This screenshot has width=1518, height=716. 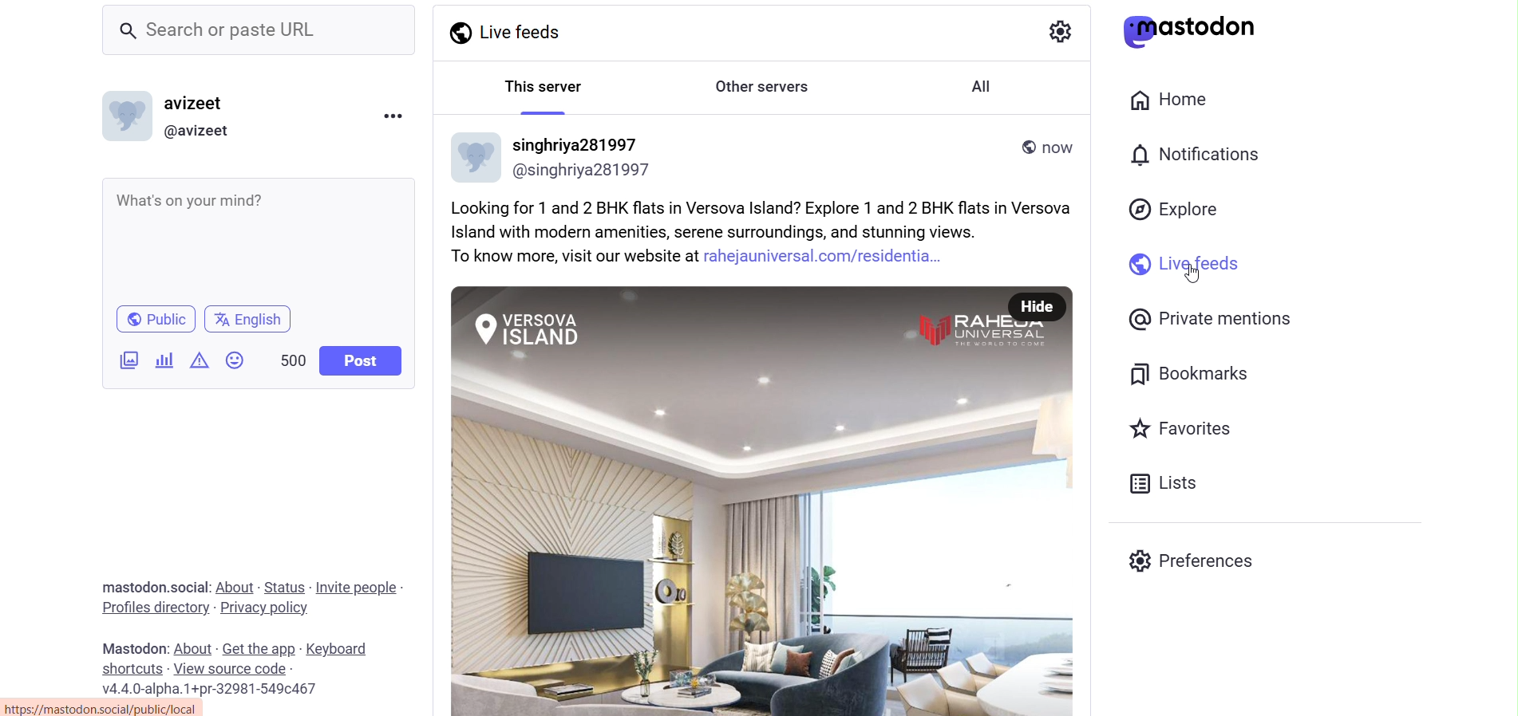 I want to click on Other Server, so click(x=765, y=87).